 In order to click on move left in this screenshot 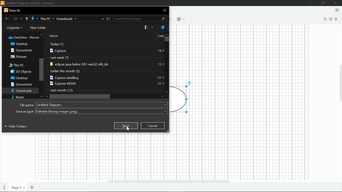, I will do `click(47, 96)`.